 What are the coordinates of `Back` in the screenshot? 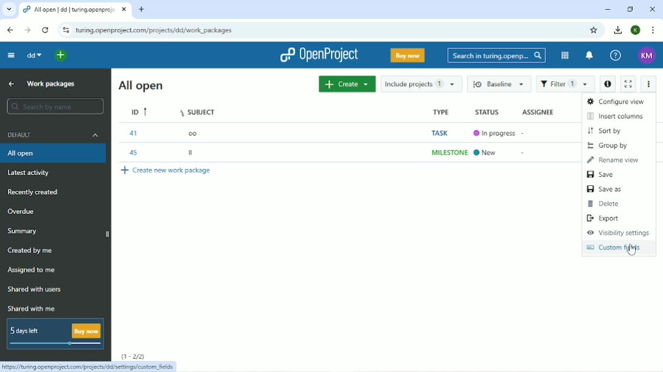 It's located at (11, 30).